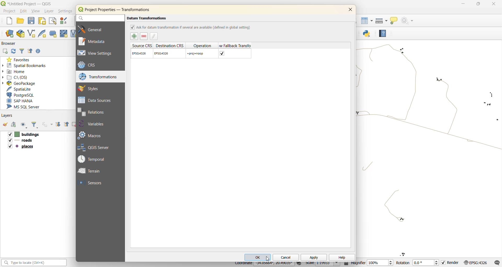 The width and height of the screenshot is (502, 267). What do you see at coordinates (368, 34) in the screenshot?
I see `python` at bounding box center [368, 34].